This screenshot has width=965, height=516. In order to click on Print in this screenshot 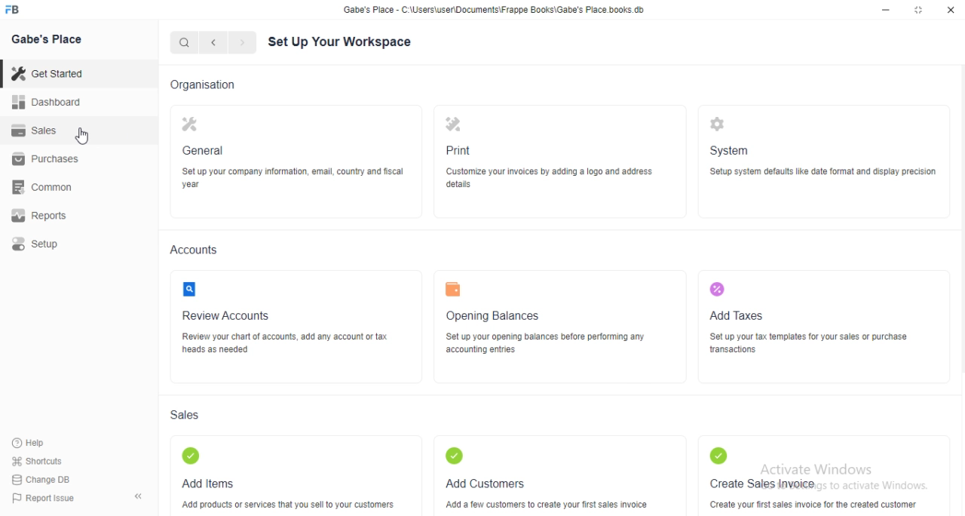, I will do `click(458, 150)`.